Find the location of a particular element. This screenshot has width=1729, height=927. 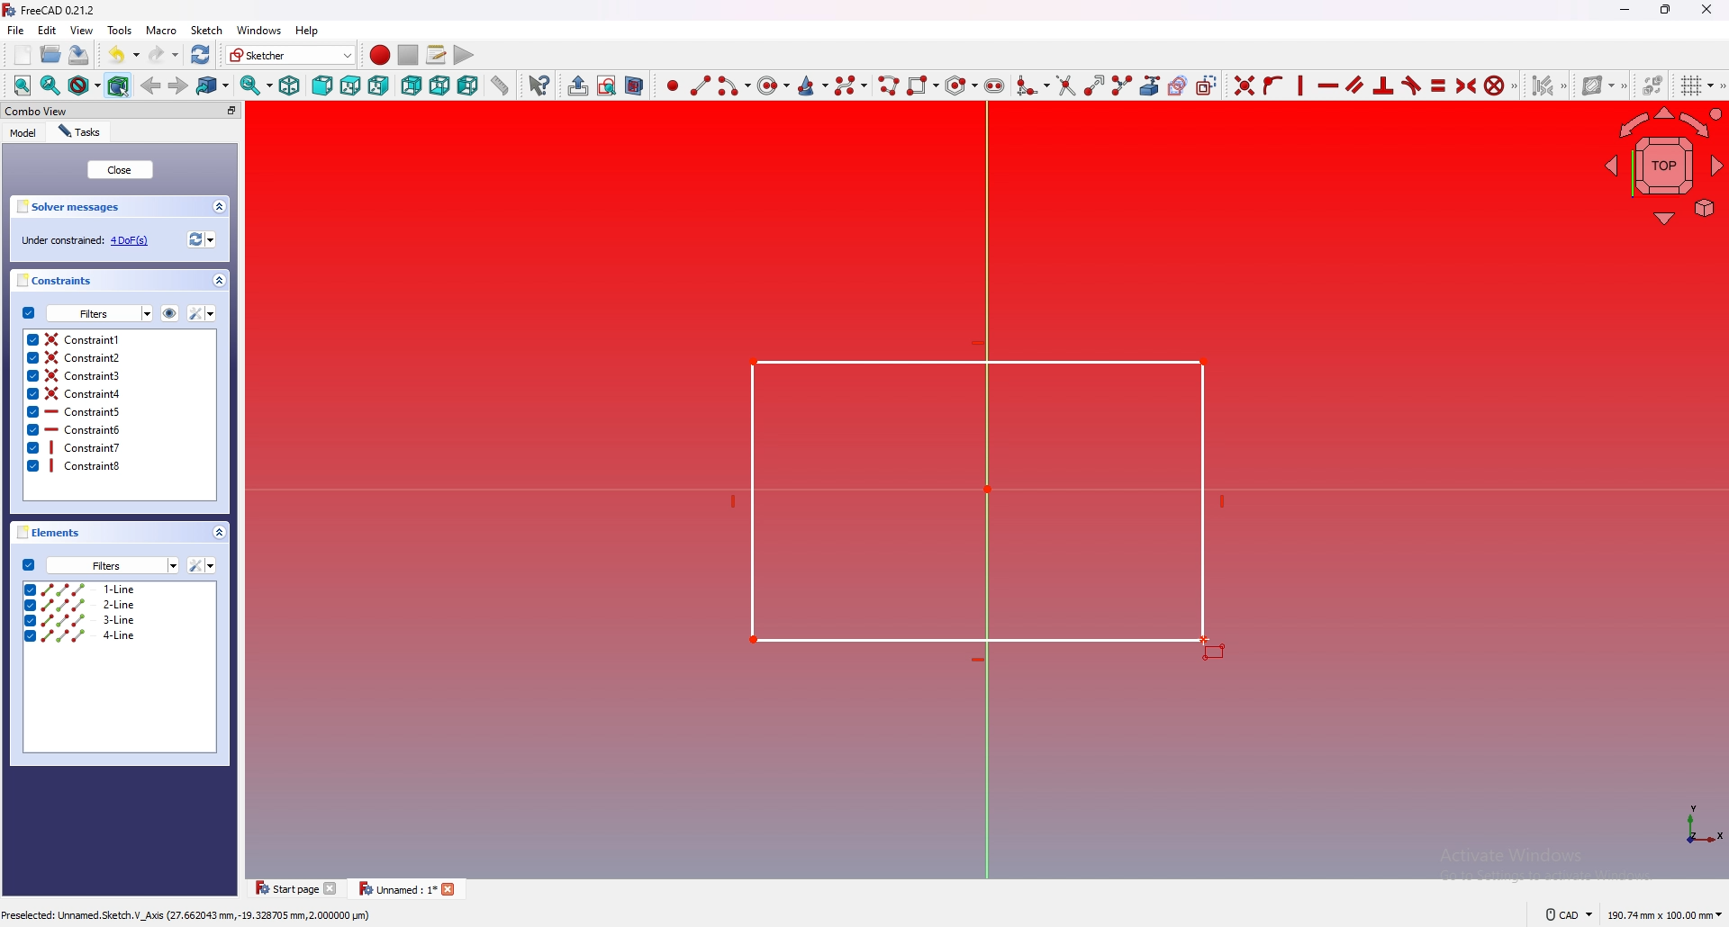

constraint 5 is located at coordinates (119, 410).